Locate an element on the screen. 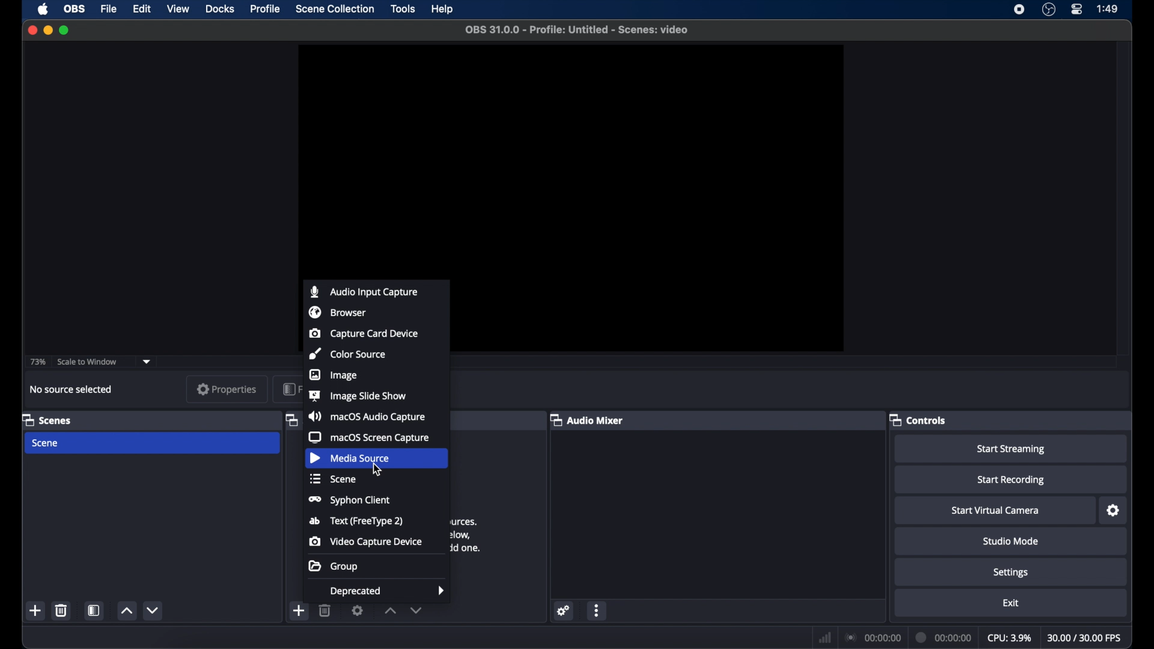 The width and height of the screenshot is (1154, 649). maximize is located at coordinates (66, 30).